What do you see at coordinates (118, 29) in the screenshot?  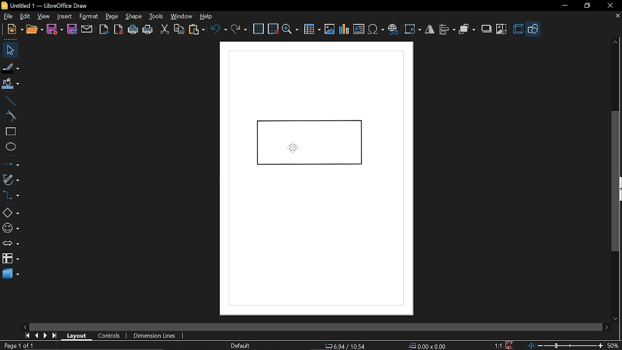 I see `export as pdf` at bounding box center [118, 29].